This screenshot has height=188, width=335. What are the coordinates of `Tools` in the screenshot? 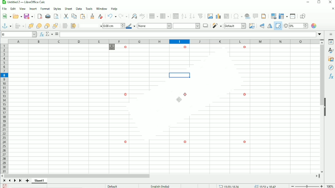 It's located at (89, 9).